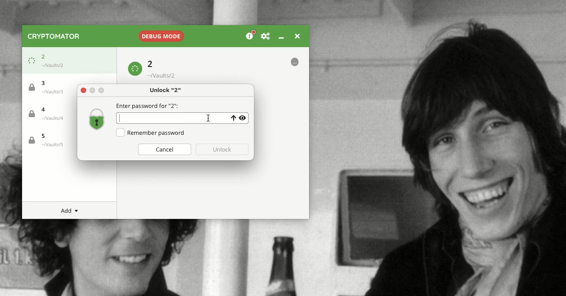 This screenshot has height=296, width=566. What do you see at coordinates (243, 118) in the screenshot?
I see `View` at bounding box center [243, 118].